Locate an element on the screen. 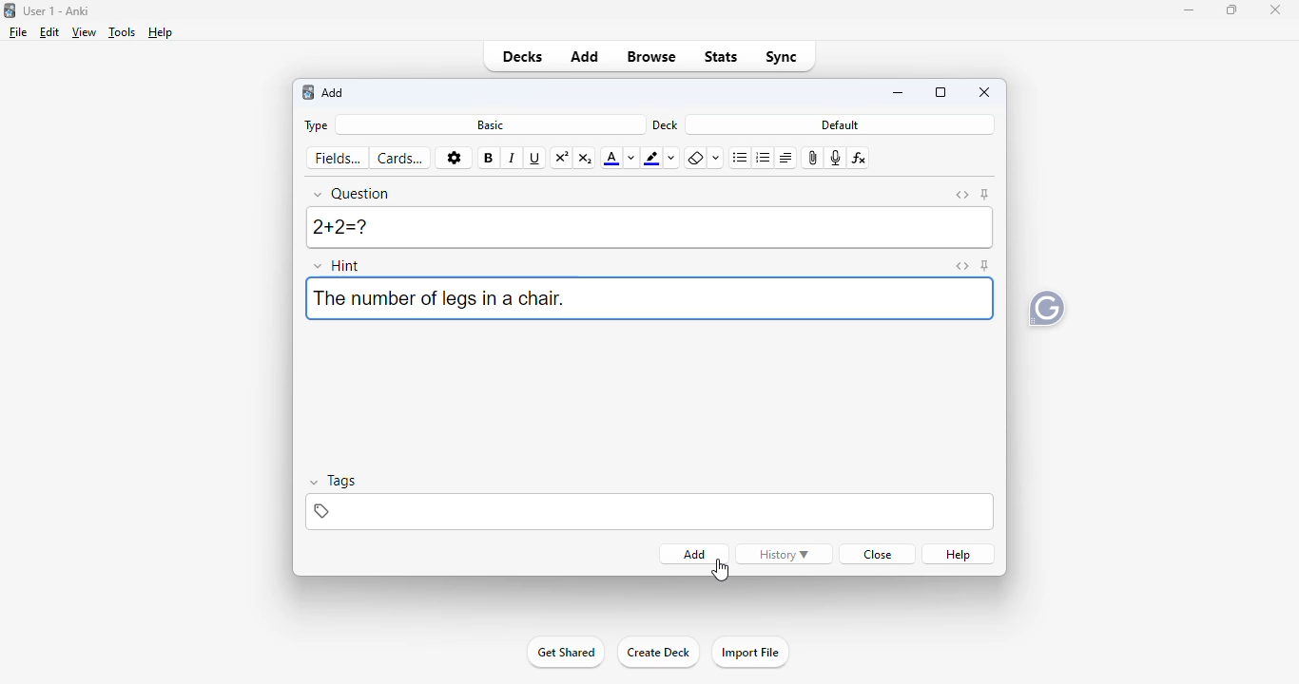  edit is located at coordinates (50, 32).